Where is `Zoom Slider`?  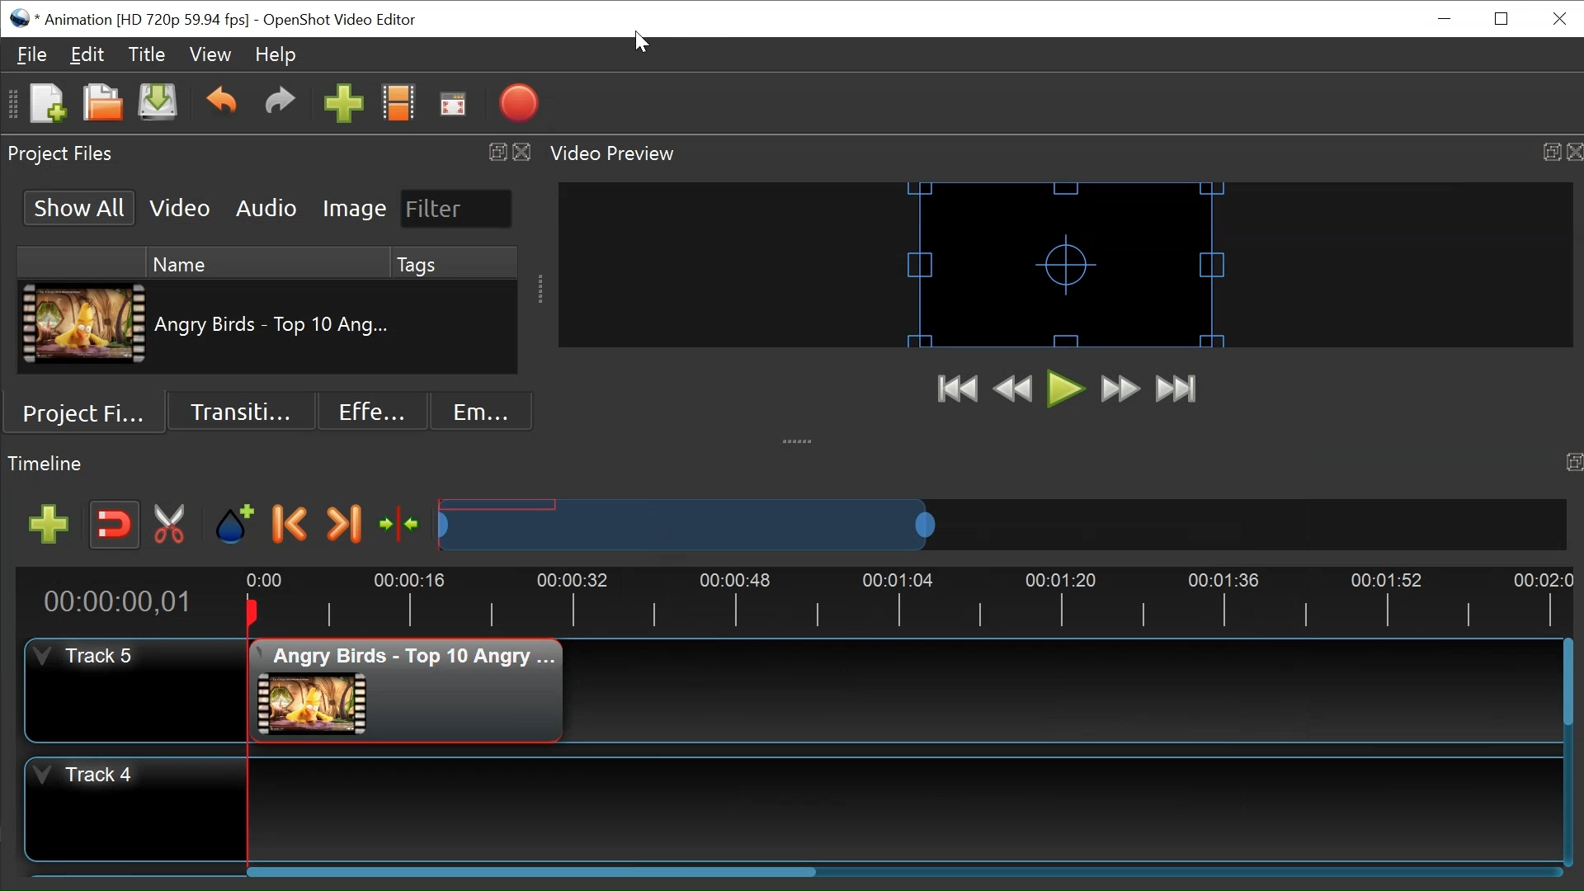 Zoom Slider is located at coordinates (998, 525).